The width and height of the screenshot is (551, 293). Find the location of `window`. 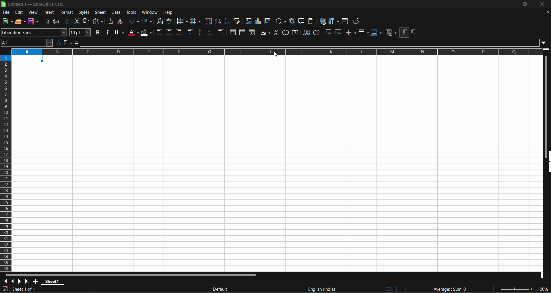

window is located at coordinates (150, 12).